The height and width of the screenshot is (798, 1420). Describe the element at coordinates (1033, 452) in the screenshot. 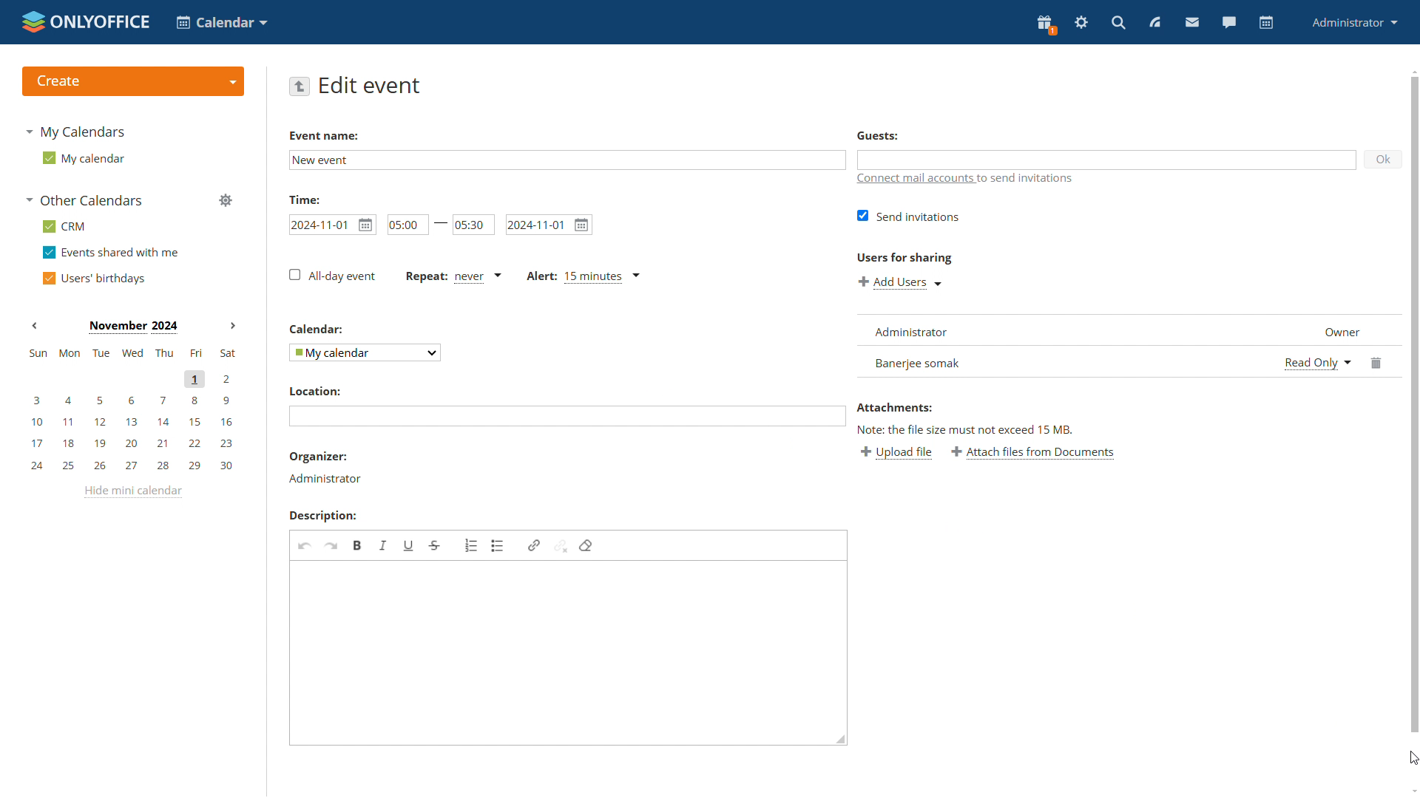

I see `attach files from documents` at that location.